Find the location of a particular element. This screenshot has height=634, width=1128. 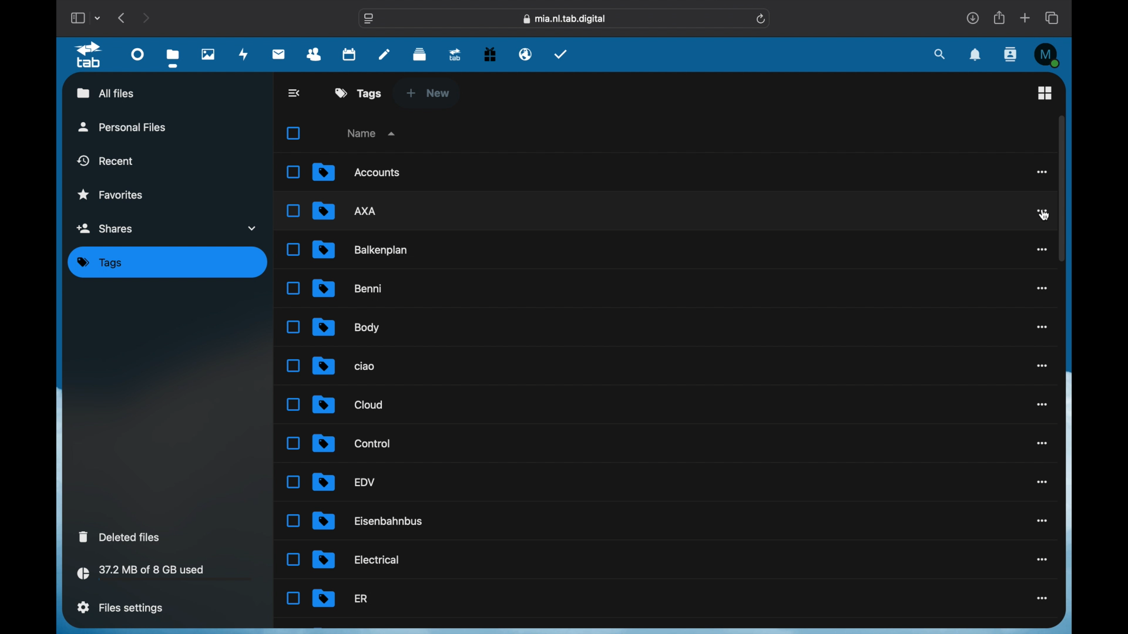

notifications is located at coordinates (976, 55).